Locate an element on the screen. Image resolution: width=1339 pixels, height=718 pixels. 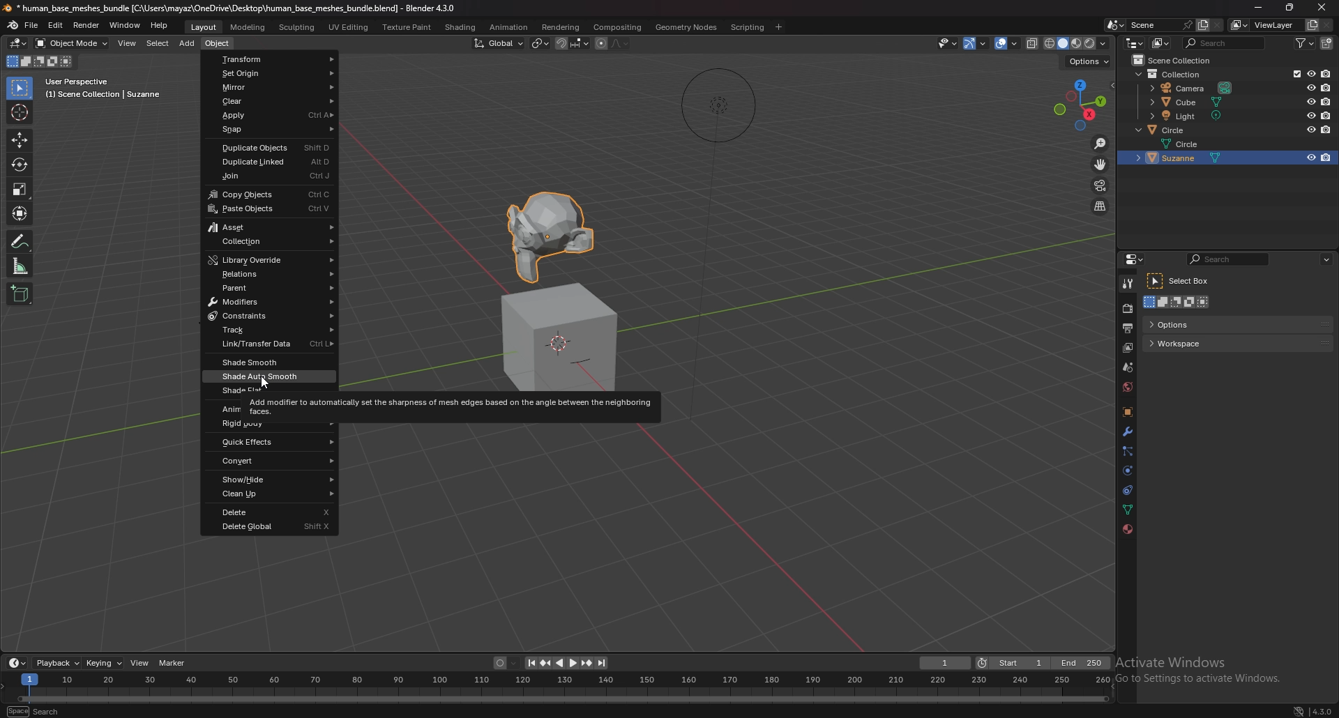
window is located at coordinates (126, 25).